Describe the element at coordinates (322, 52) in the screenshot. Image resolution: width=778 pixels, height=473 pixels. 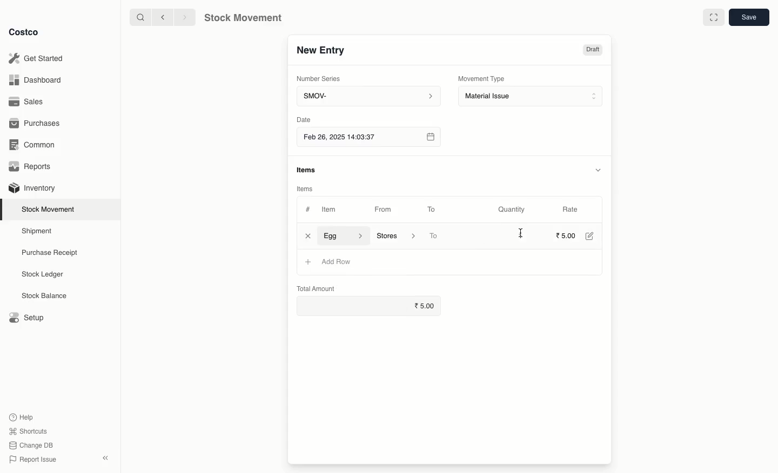
I see `New Entry` at that location.